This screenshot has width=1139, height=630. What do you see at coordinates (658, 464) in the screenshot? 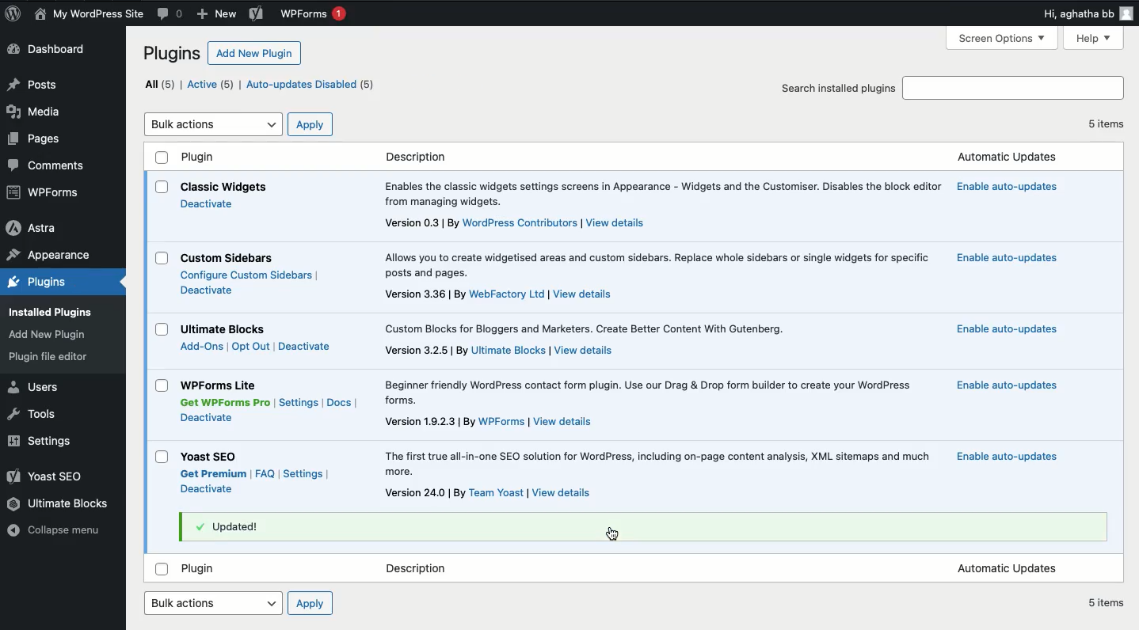
I see `Description` at bounding box center [658, 464].